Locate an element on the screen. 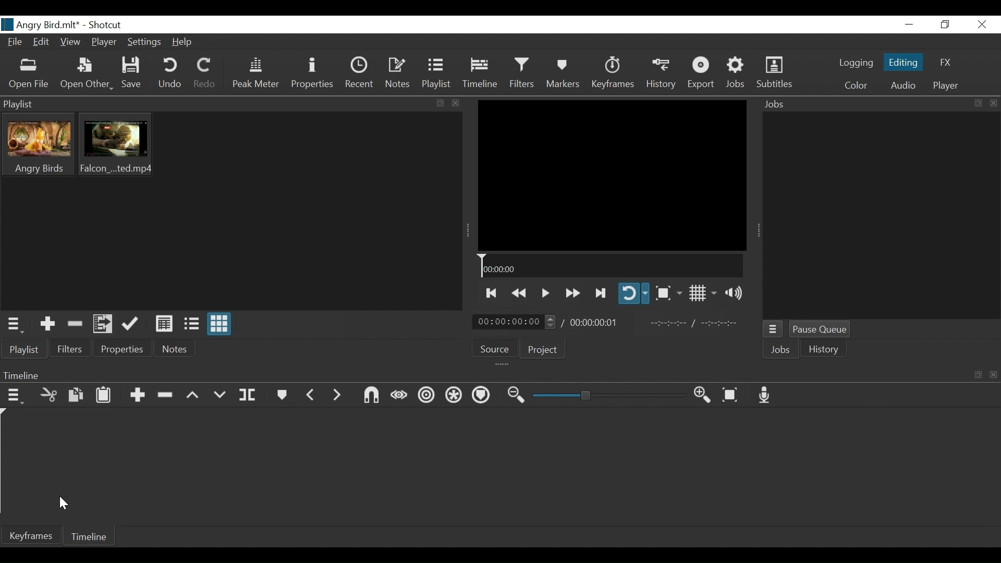 This screenshot has width=1001, height=563. Copy is located at coordinates (76, 396).